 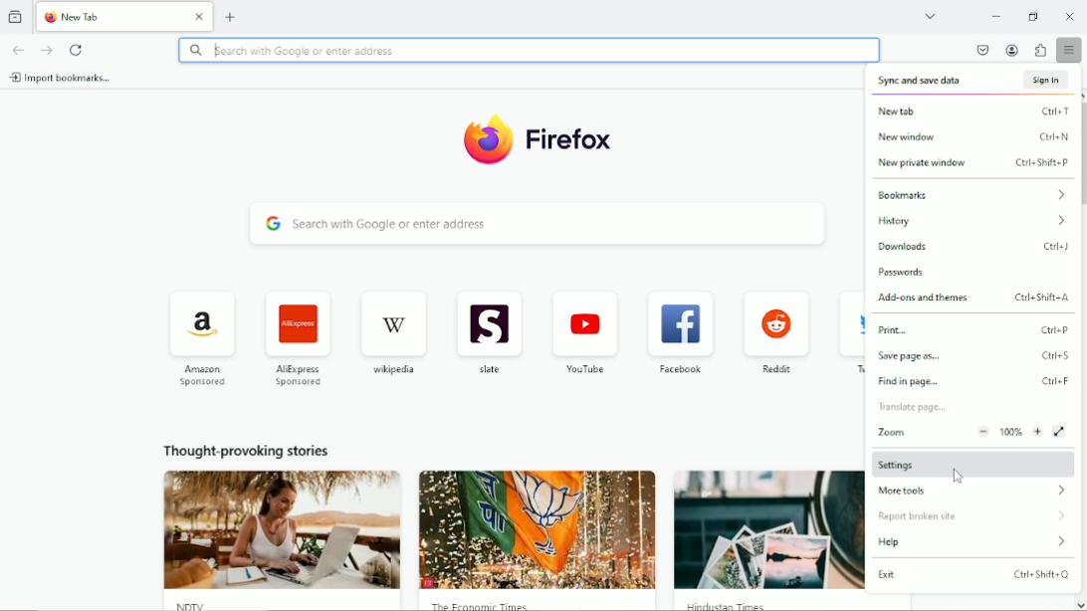 What do you see at coordinates (975, 195) in the screenshot?
I see `bookmarks` at bounding box center [975, 195].